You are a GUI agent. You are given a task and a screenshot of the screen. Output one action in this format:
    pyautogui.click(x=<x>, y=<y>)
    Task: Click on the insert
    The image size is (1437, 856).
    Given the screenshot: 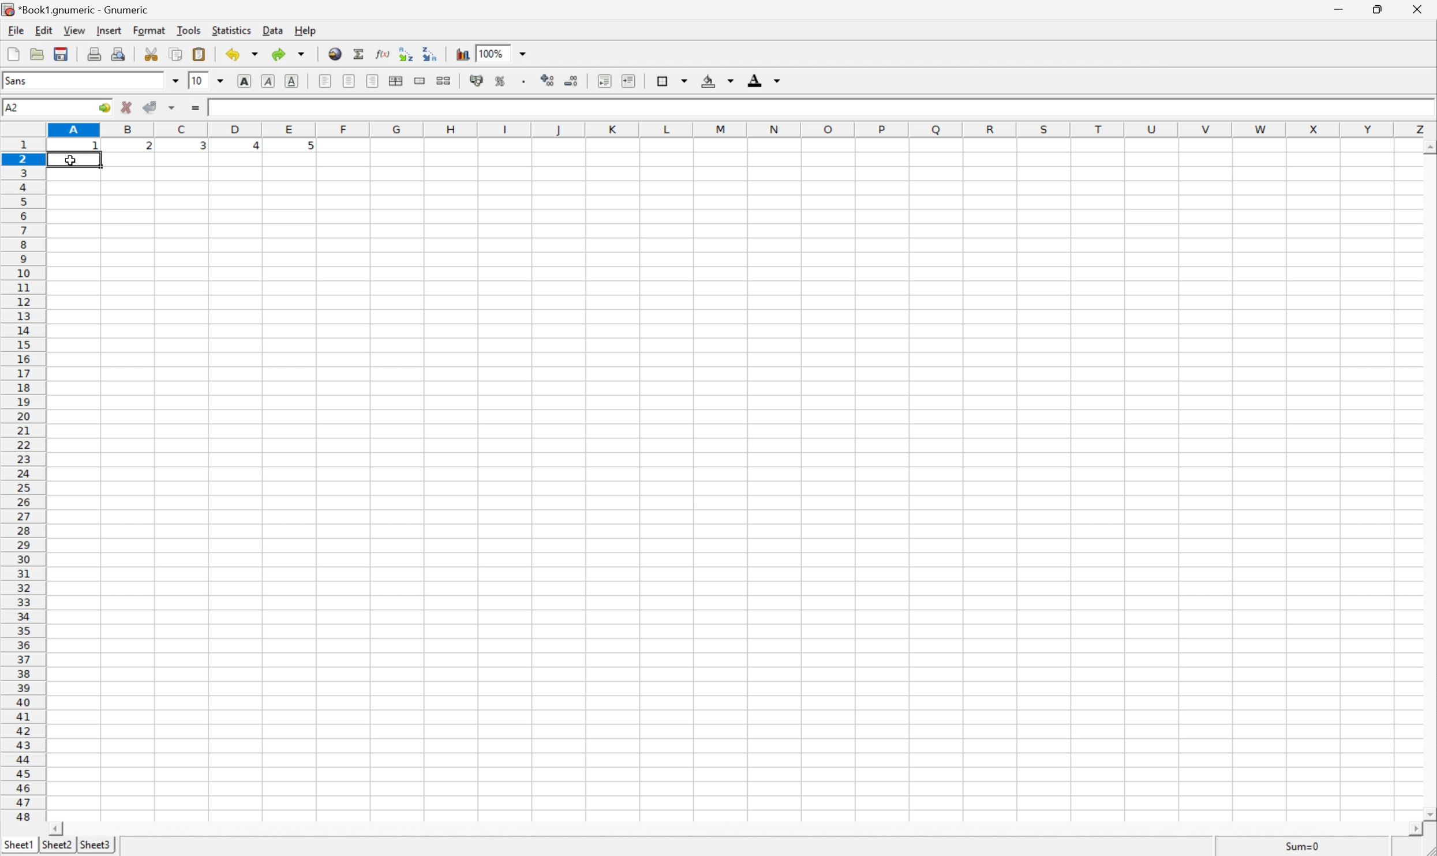 What is the action you would take?
    pyautogui.click(x=109, y=29)
    